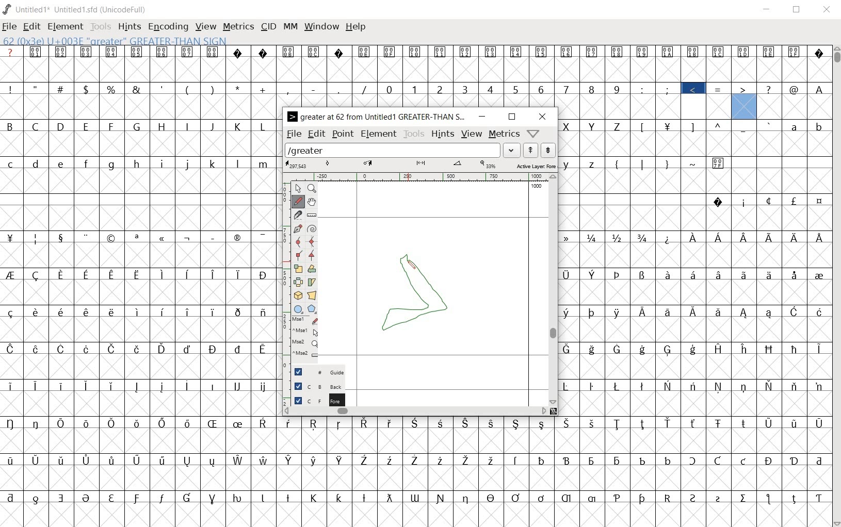  I want to click on ruler, so click(417, 176).